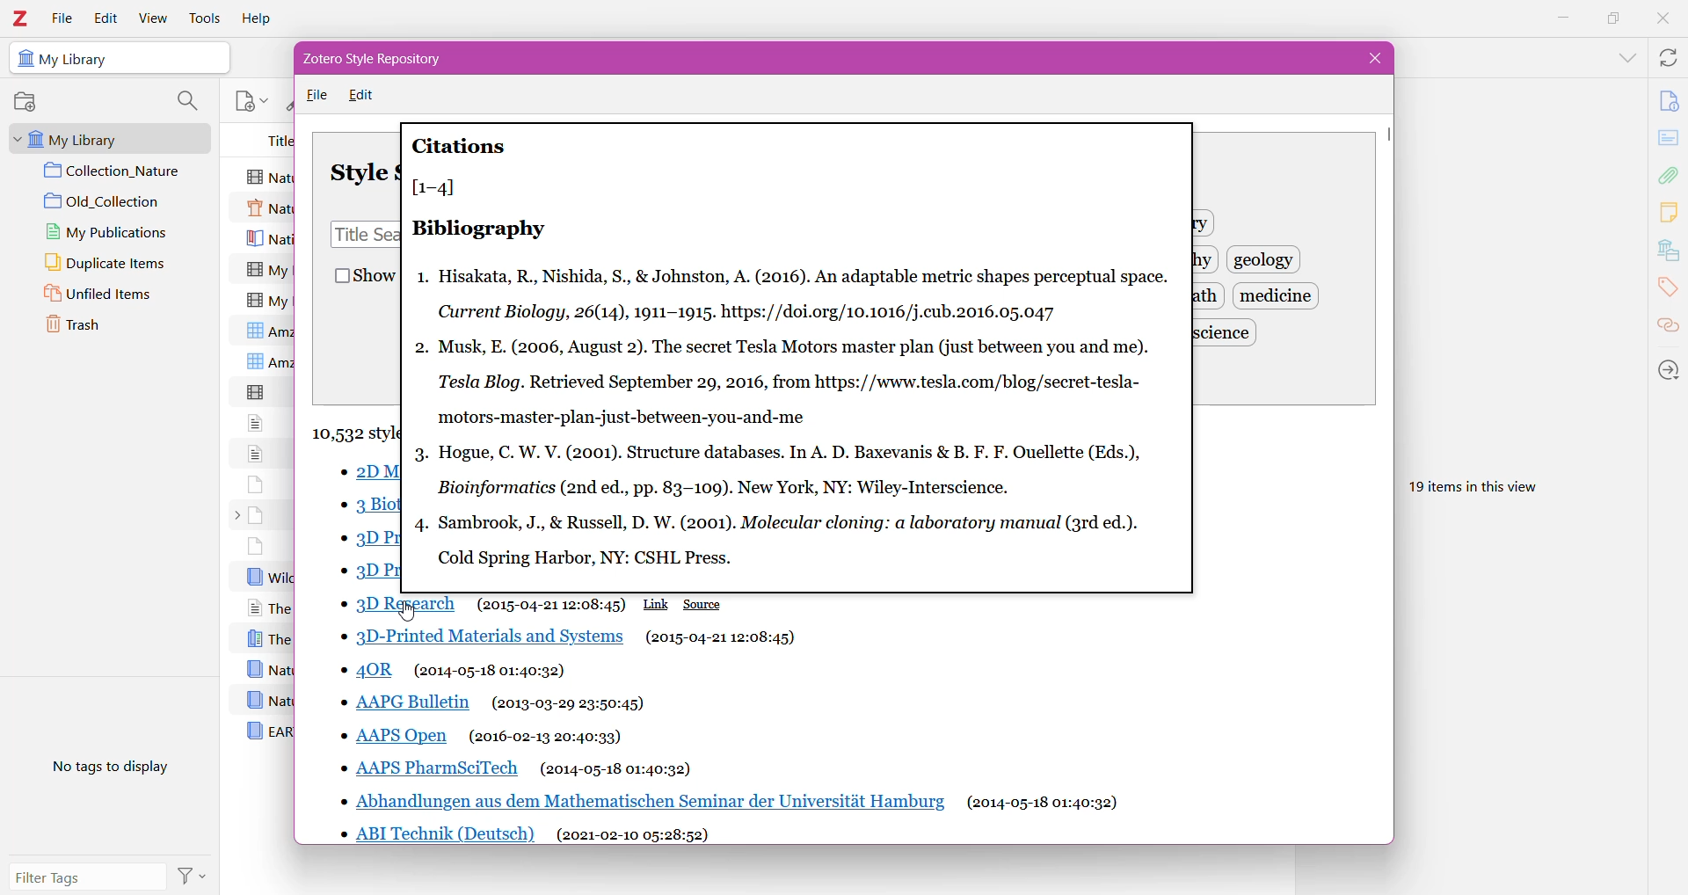 The image size is (1688, 895). I want to click on No tags to display, so click(105, 771).